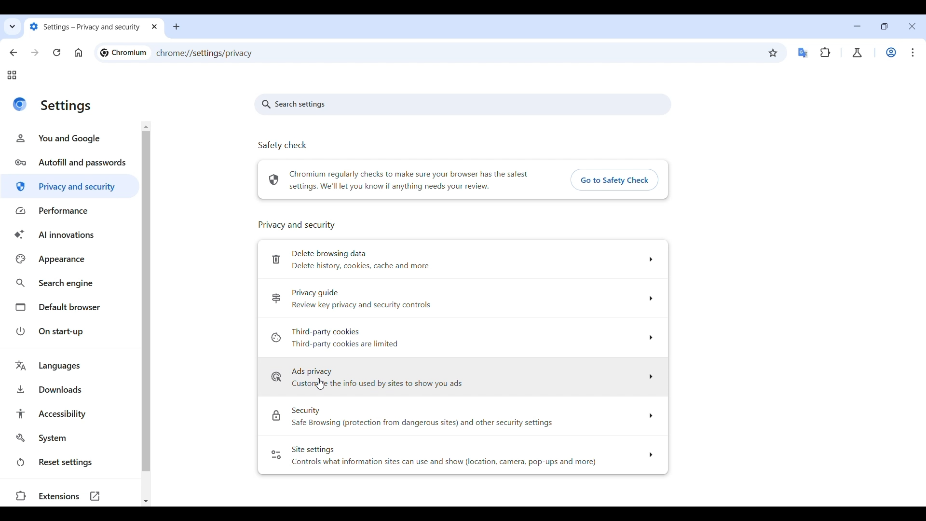  I want to click on Extensions, so click(66, 497).